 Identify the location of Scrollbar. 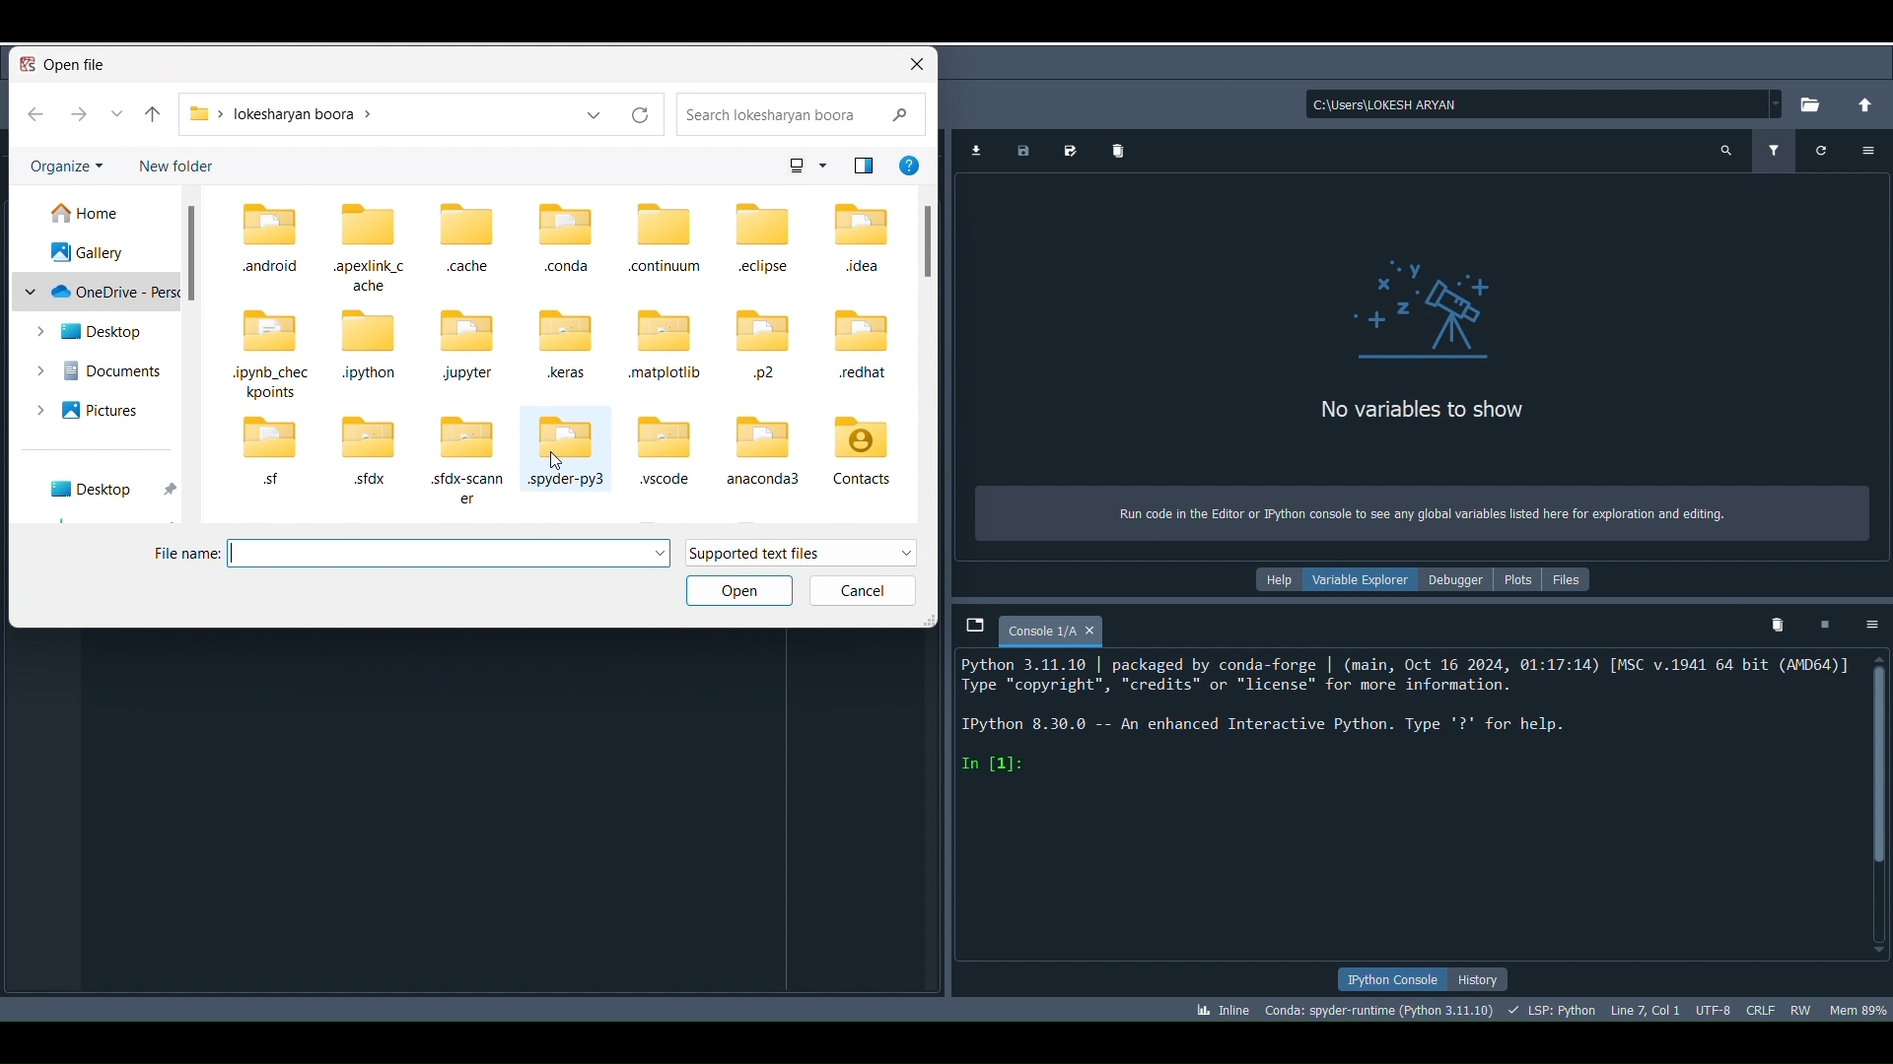
(1873, 803).